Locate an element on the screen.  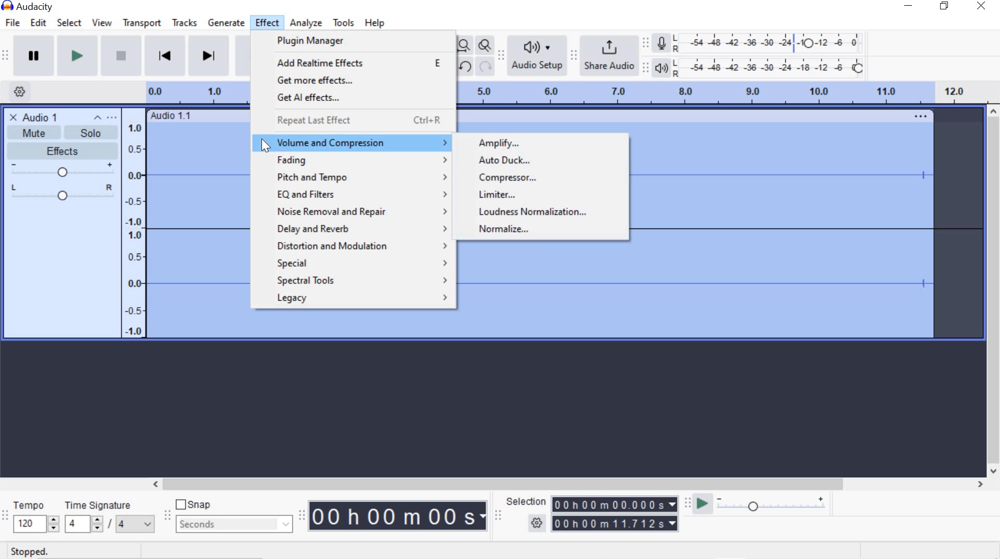
collapse is located at coordinates (98, 118).